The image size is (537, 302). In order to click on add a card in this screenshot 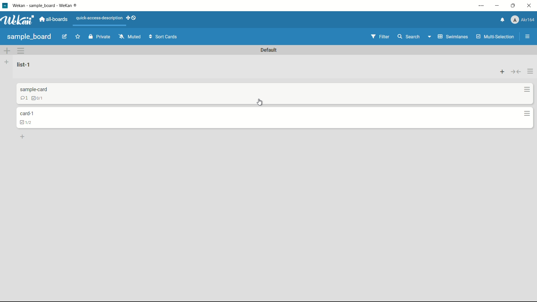, I will do `click(23, 137)`.